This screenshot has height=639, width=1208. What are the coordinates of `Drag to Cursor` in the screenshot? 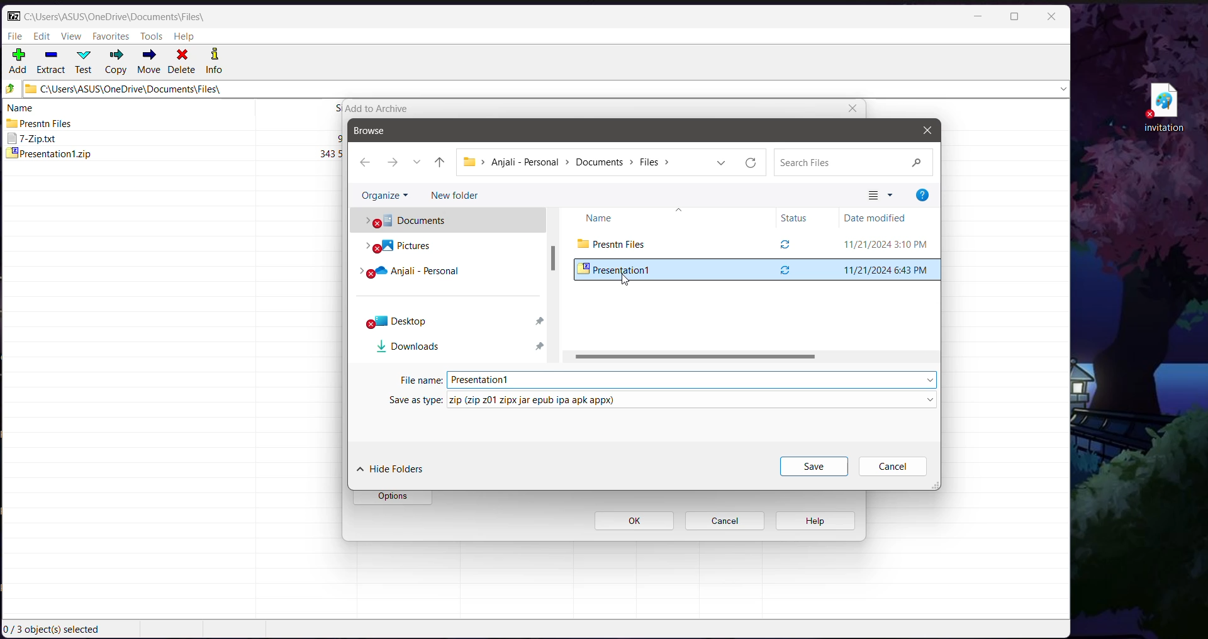 It's located at (625, 279).